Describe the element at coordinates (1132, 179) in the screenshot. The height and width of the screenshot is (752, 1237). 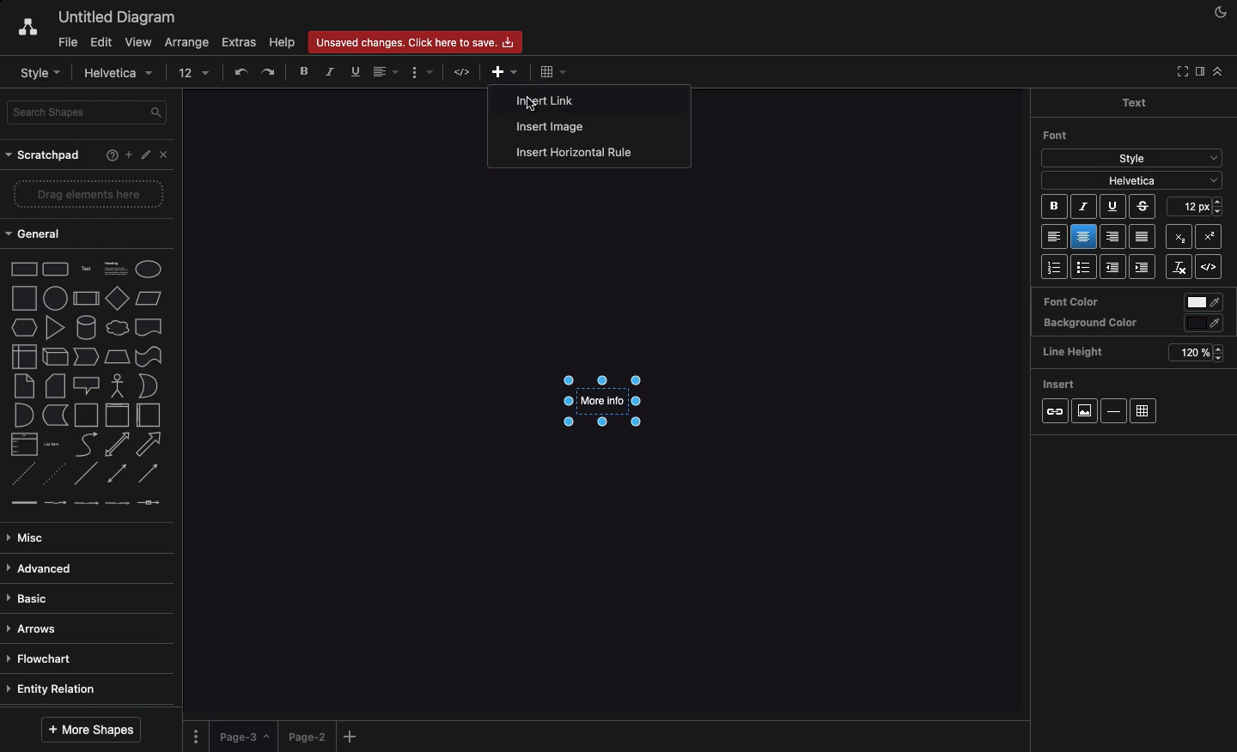
I see `Helvetica` at that location.